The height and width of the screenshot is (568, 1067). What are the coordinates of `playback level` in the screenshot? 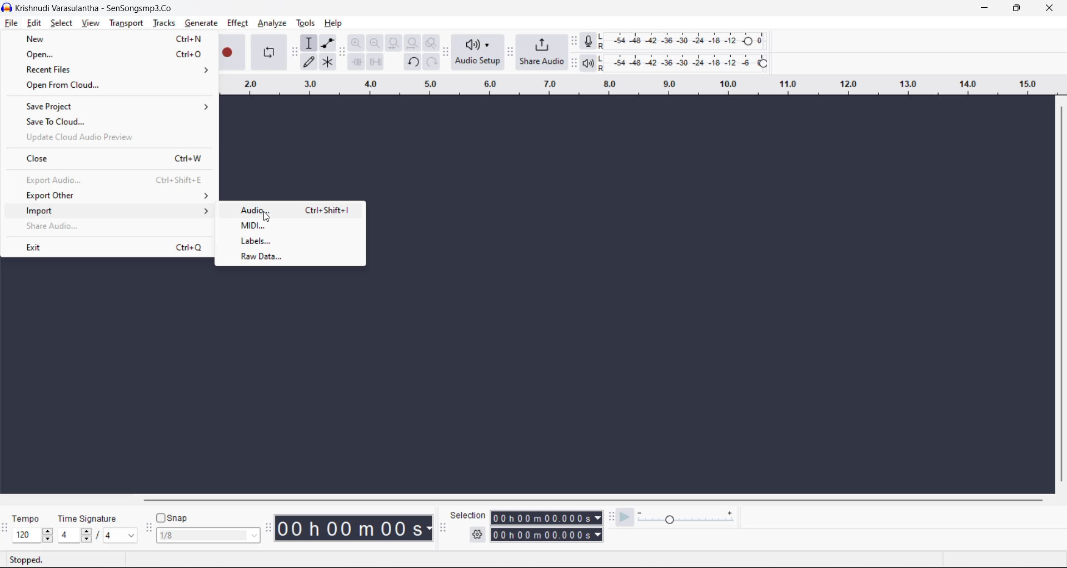 It's located at (691, 62).